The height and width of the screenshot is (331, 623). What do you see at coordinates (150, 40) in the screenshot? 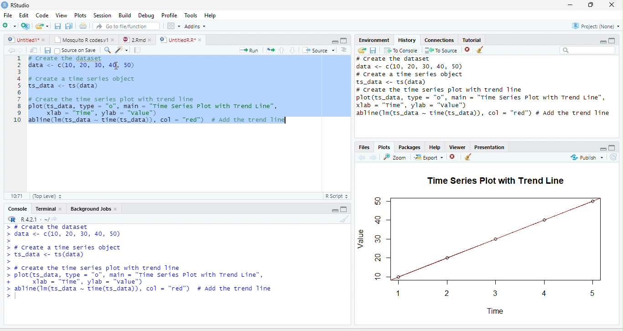
I see `close` at bounding box center [150, 40].